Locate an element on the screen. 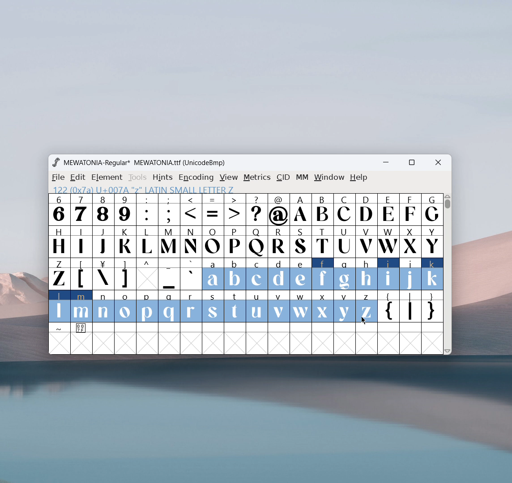 The image size is (512, 483). { is located at coordinates (388, 307).